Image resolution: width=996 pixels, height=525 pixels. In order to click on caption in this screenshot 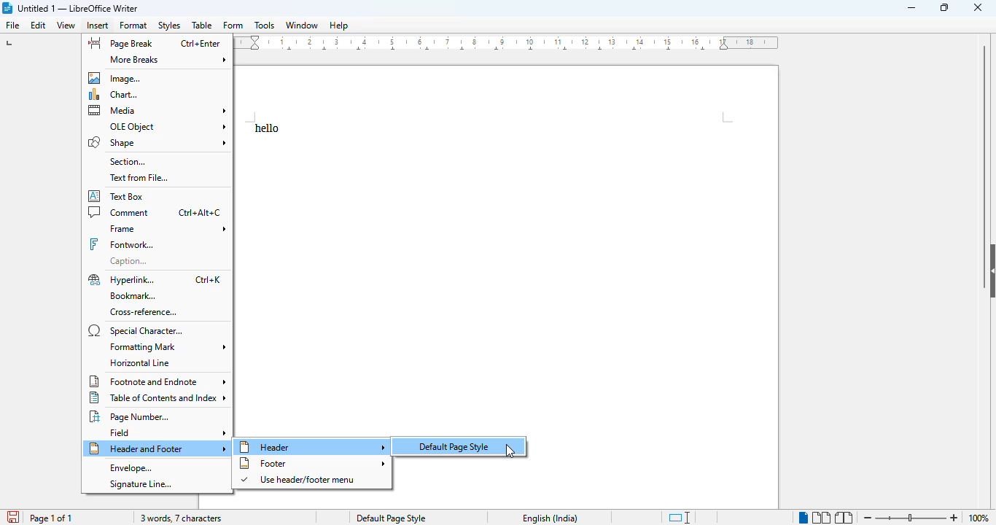, I will do `click(131, 261)`.